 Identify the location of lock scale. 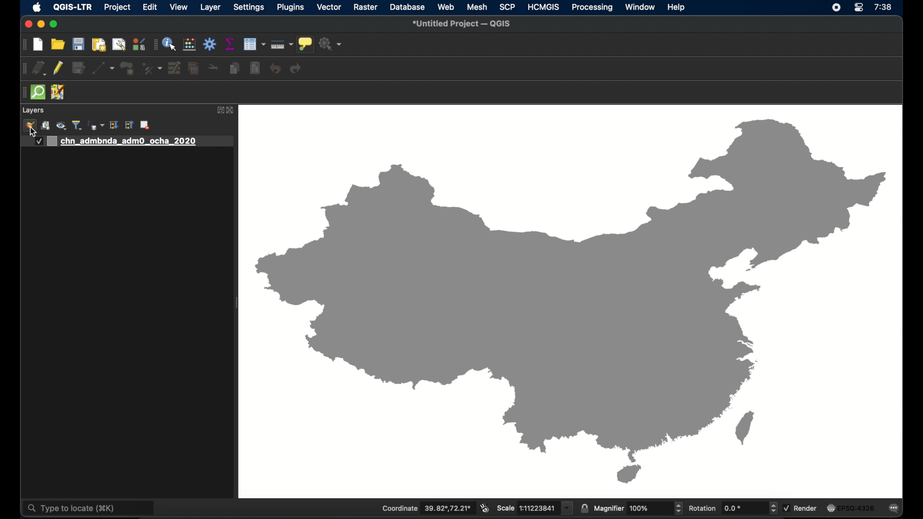
(584, 508).